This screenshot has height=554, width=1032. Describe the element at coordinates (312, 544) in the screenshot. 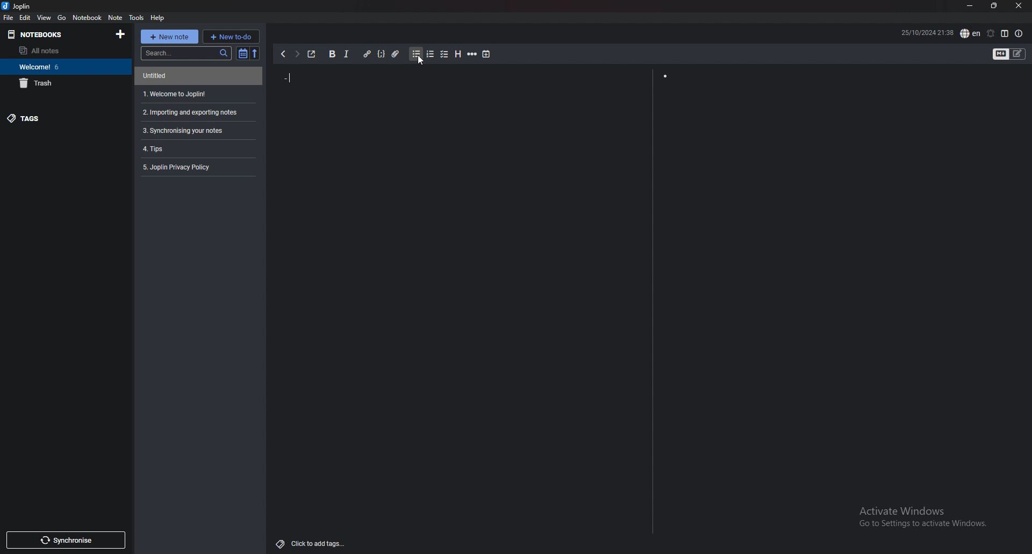

I see `click to add tags` at that location.